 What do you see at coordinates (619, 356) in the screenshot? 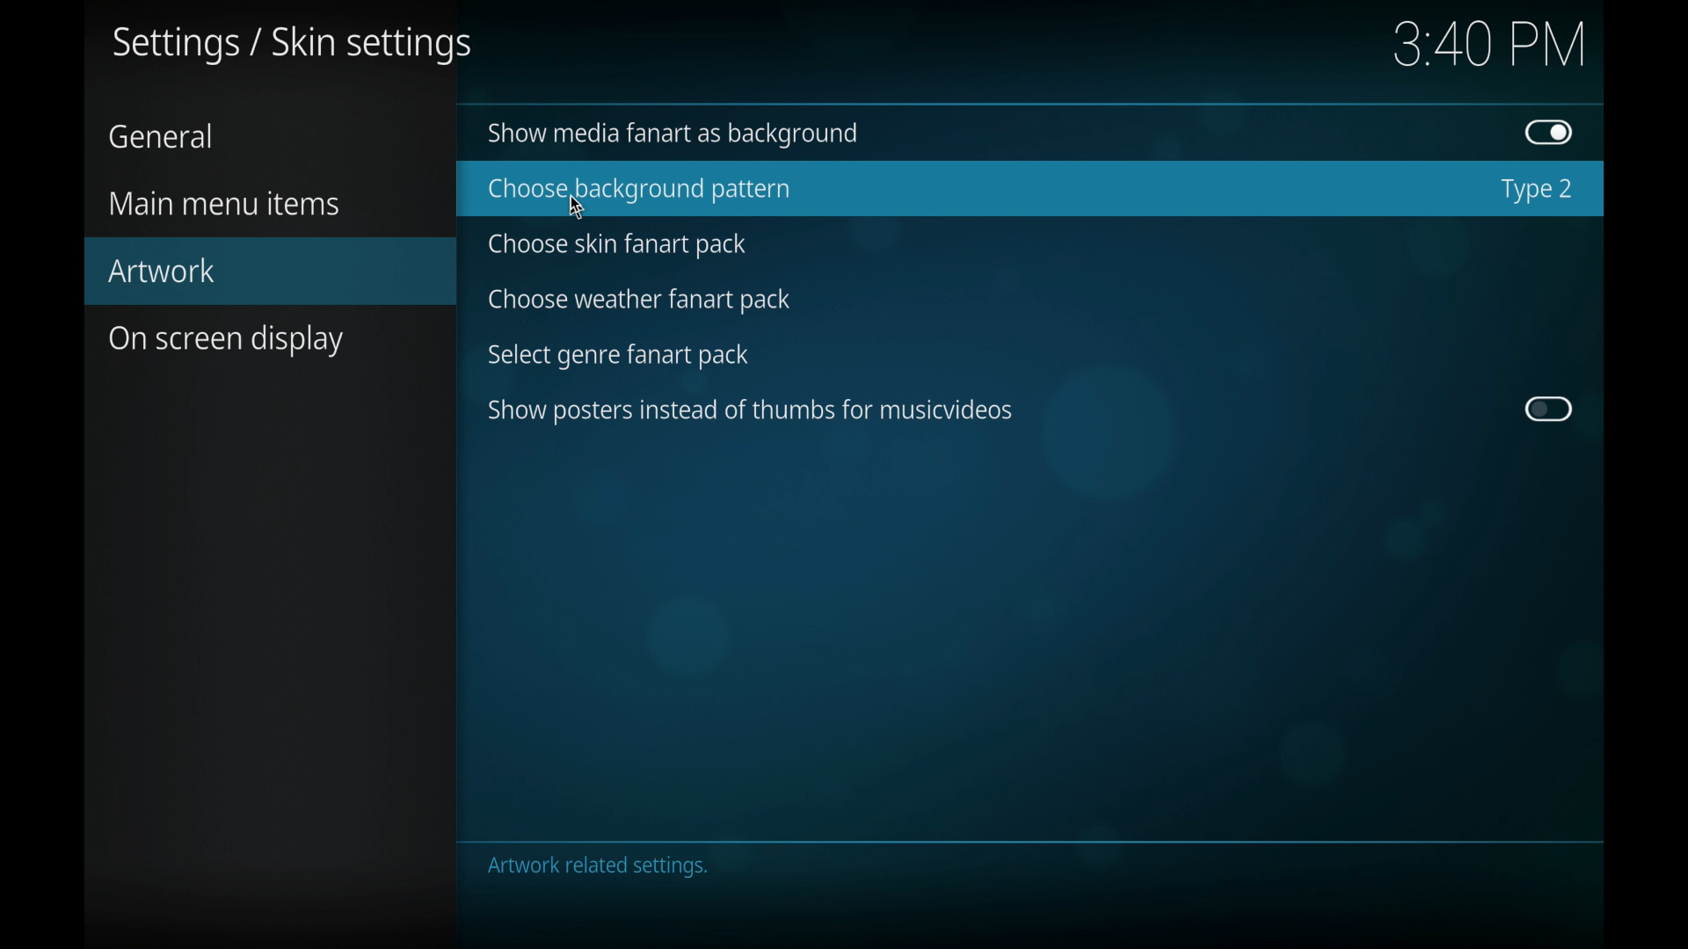
I see `select genre fanart pack` at bounding box center [619, 356].